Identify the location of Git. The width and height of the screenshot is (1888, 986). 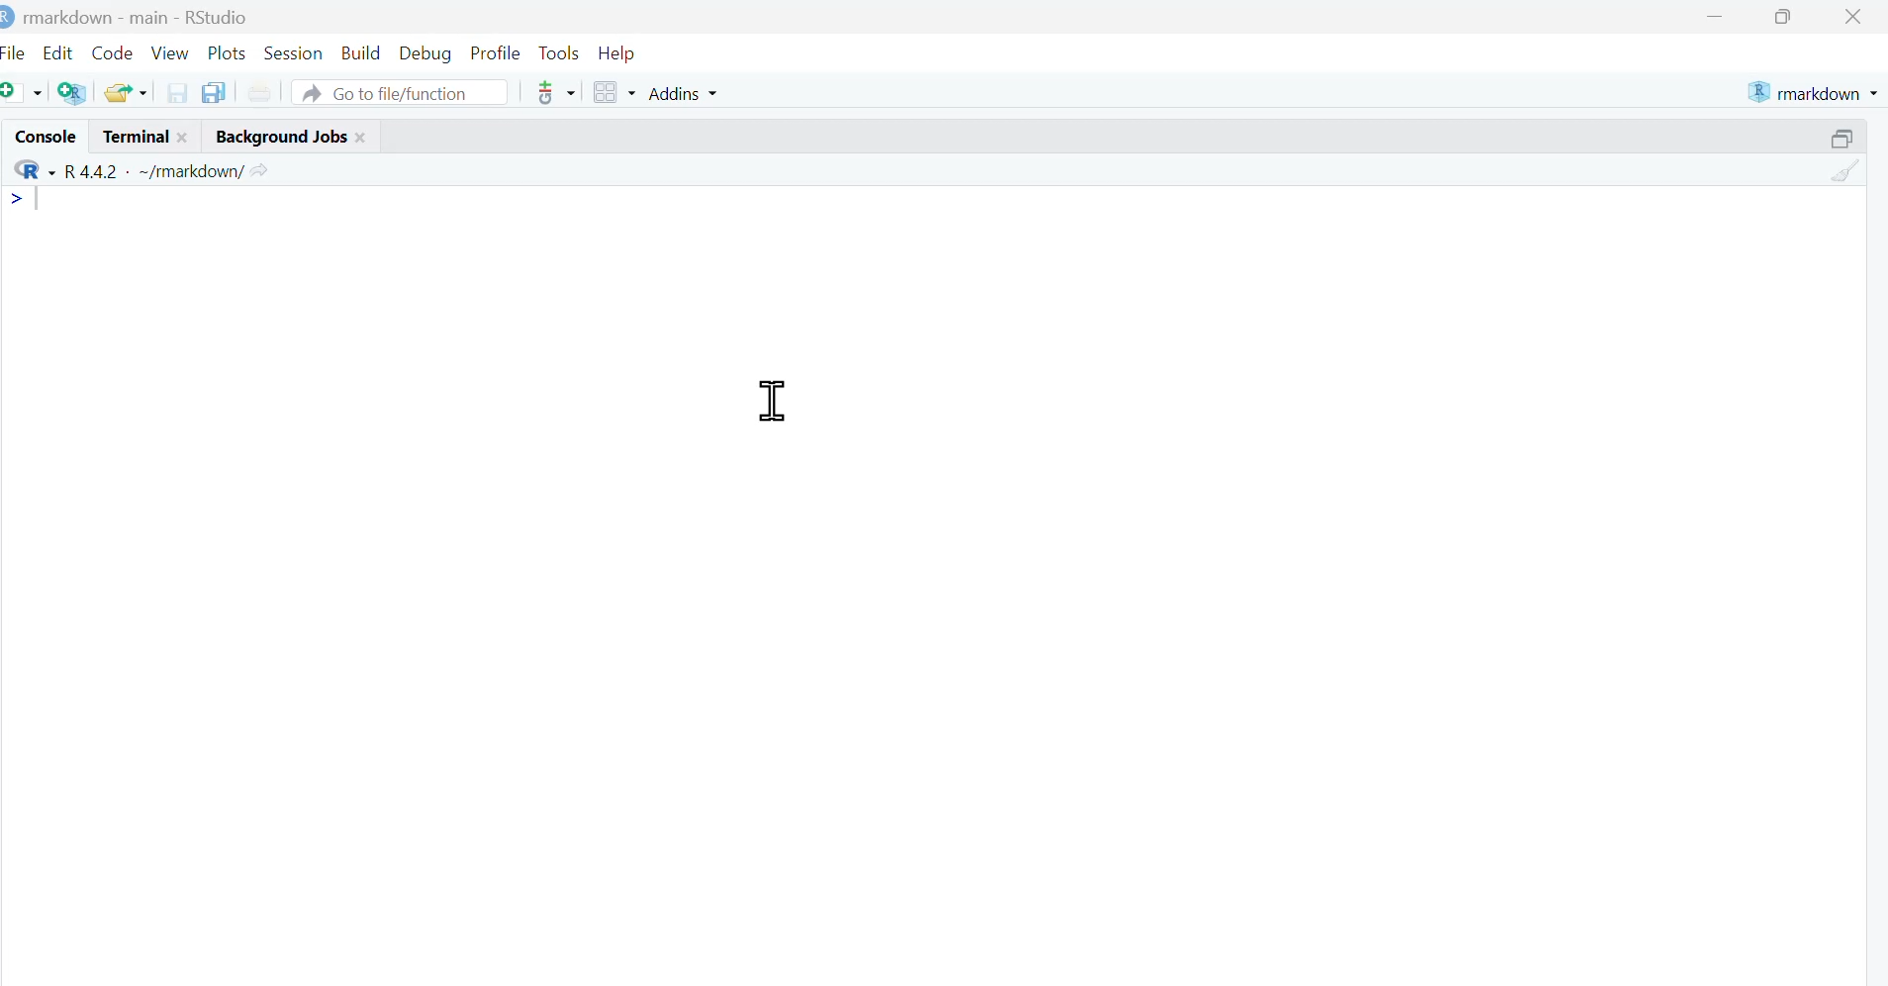
(554, 94).